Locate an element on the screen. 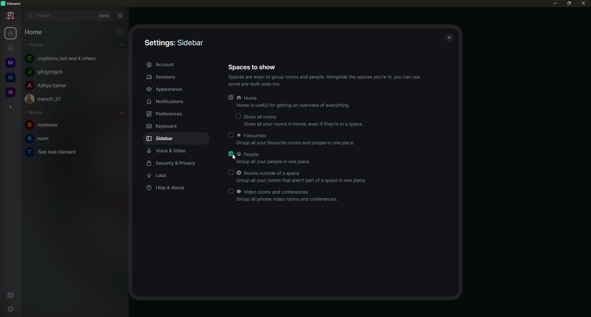 The image size is (591, 317). rooms is located at coordinates (36, 113).